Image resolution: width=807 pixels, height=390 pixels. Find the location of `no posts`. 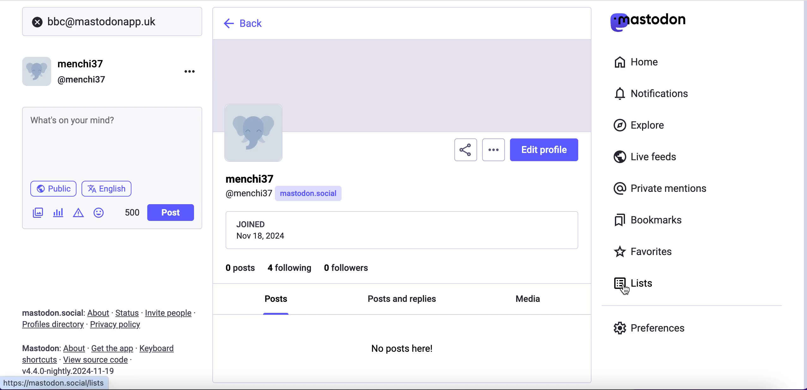

no posts is located at coordinates (404, 351).